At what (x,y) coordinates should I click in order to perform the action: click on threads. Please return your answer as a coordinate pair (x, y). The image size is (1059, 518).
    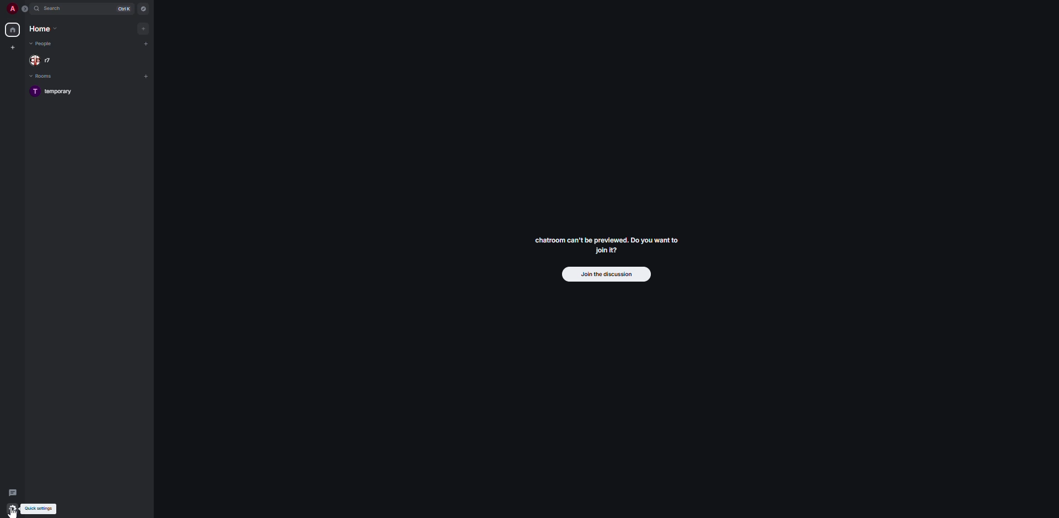
    Looking at the image, I should click on (12, 489).